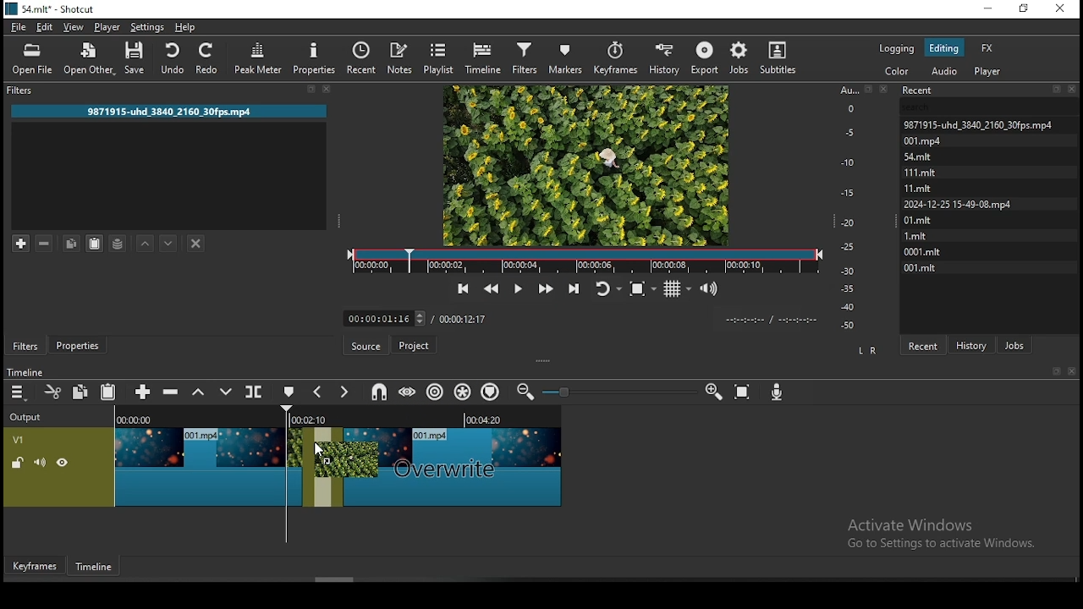 The width and height of the screenshot is (1083, 609). Describe the element at coordinates (1025, 11) in the screenshot. I see `restore` at that location.